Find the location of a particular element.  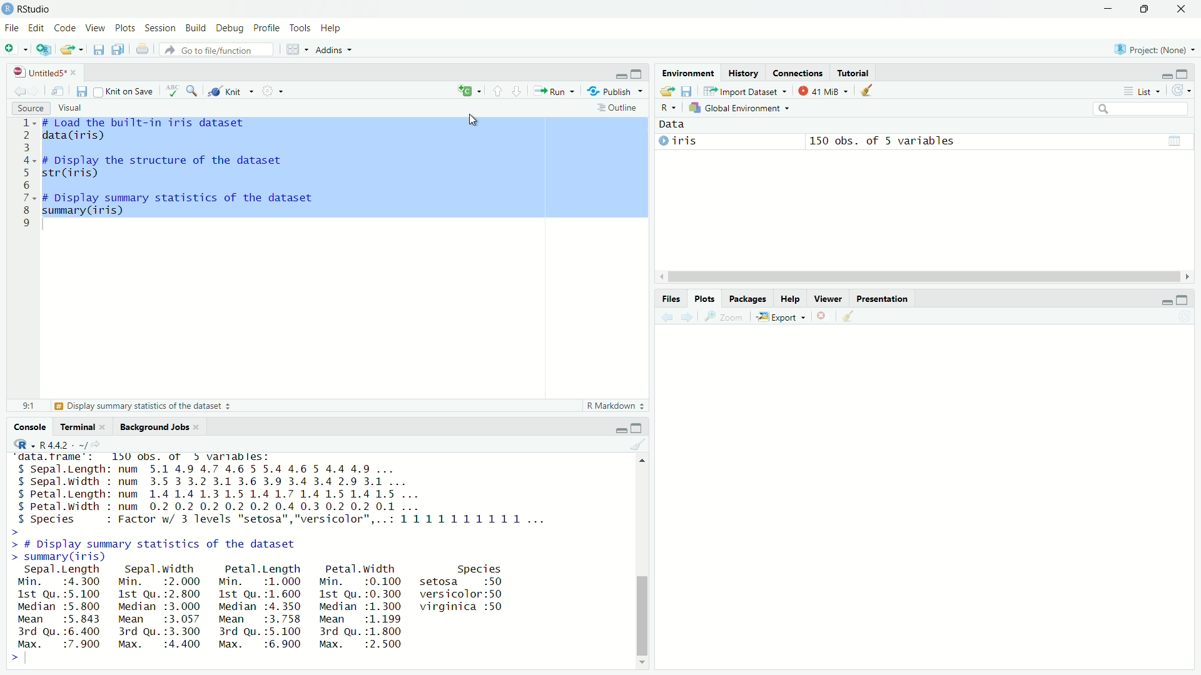

R Markdown is located at coordinates (616, 405).